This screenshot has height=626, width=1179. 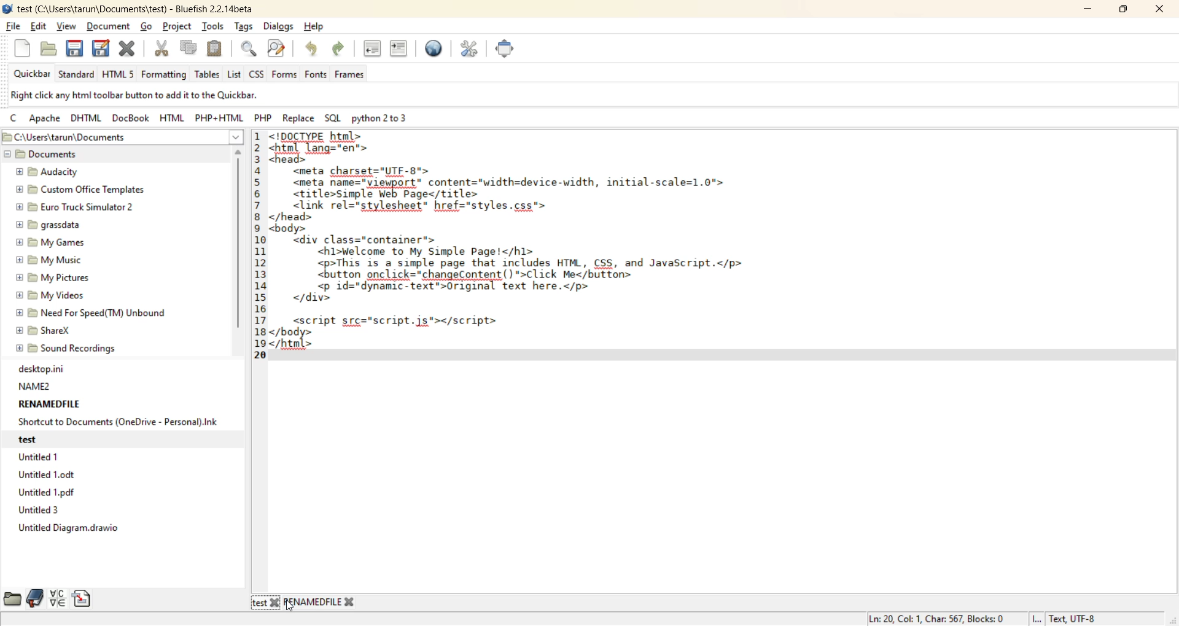 I want to click on replace, so click(x=299, y=118).